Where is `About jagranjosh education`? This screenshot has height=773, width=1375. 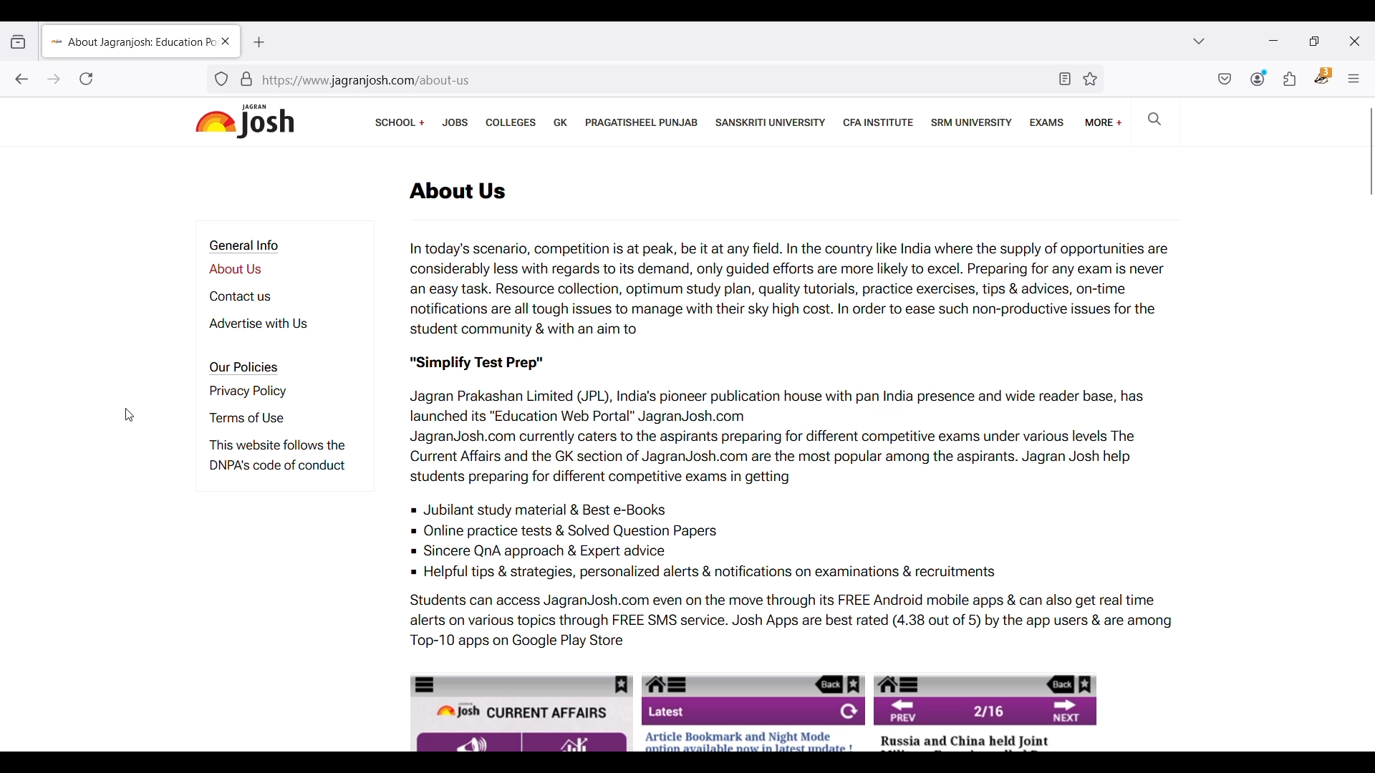 About jagranjosh education is located at coordinates (129, 41).